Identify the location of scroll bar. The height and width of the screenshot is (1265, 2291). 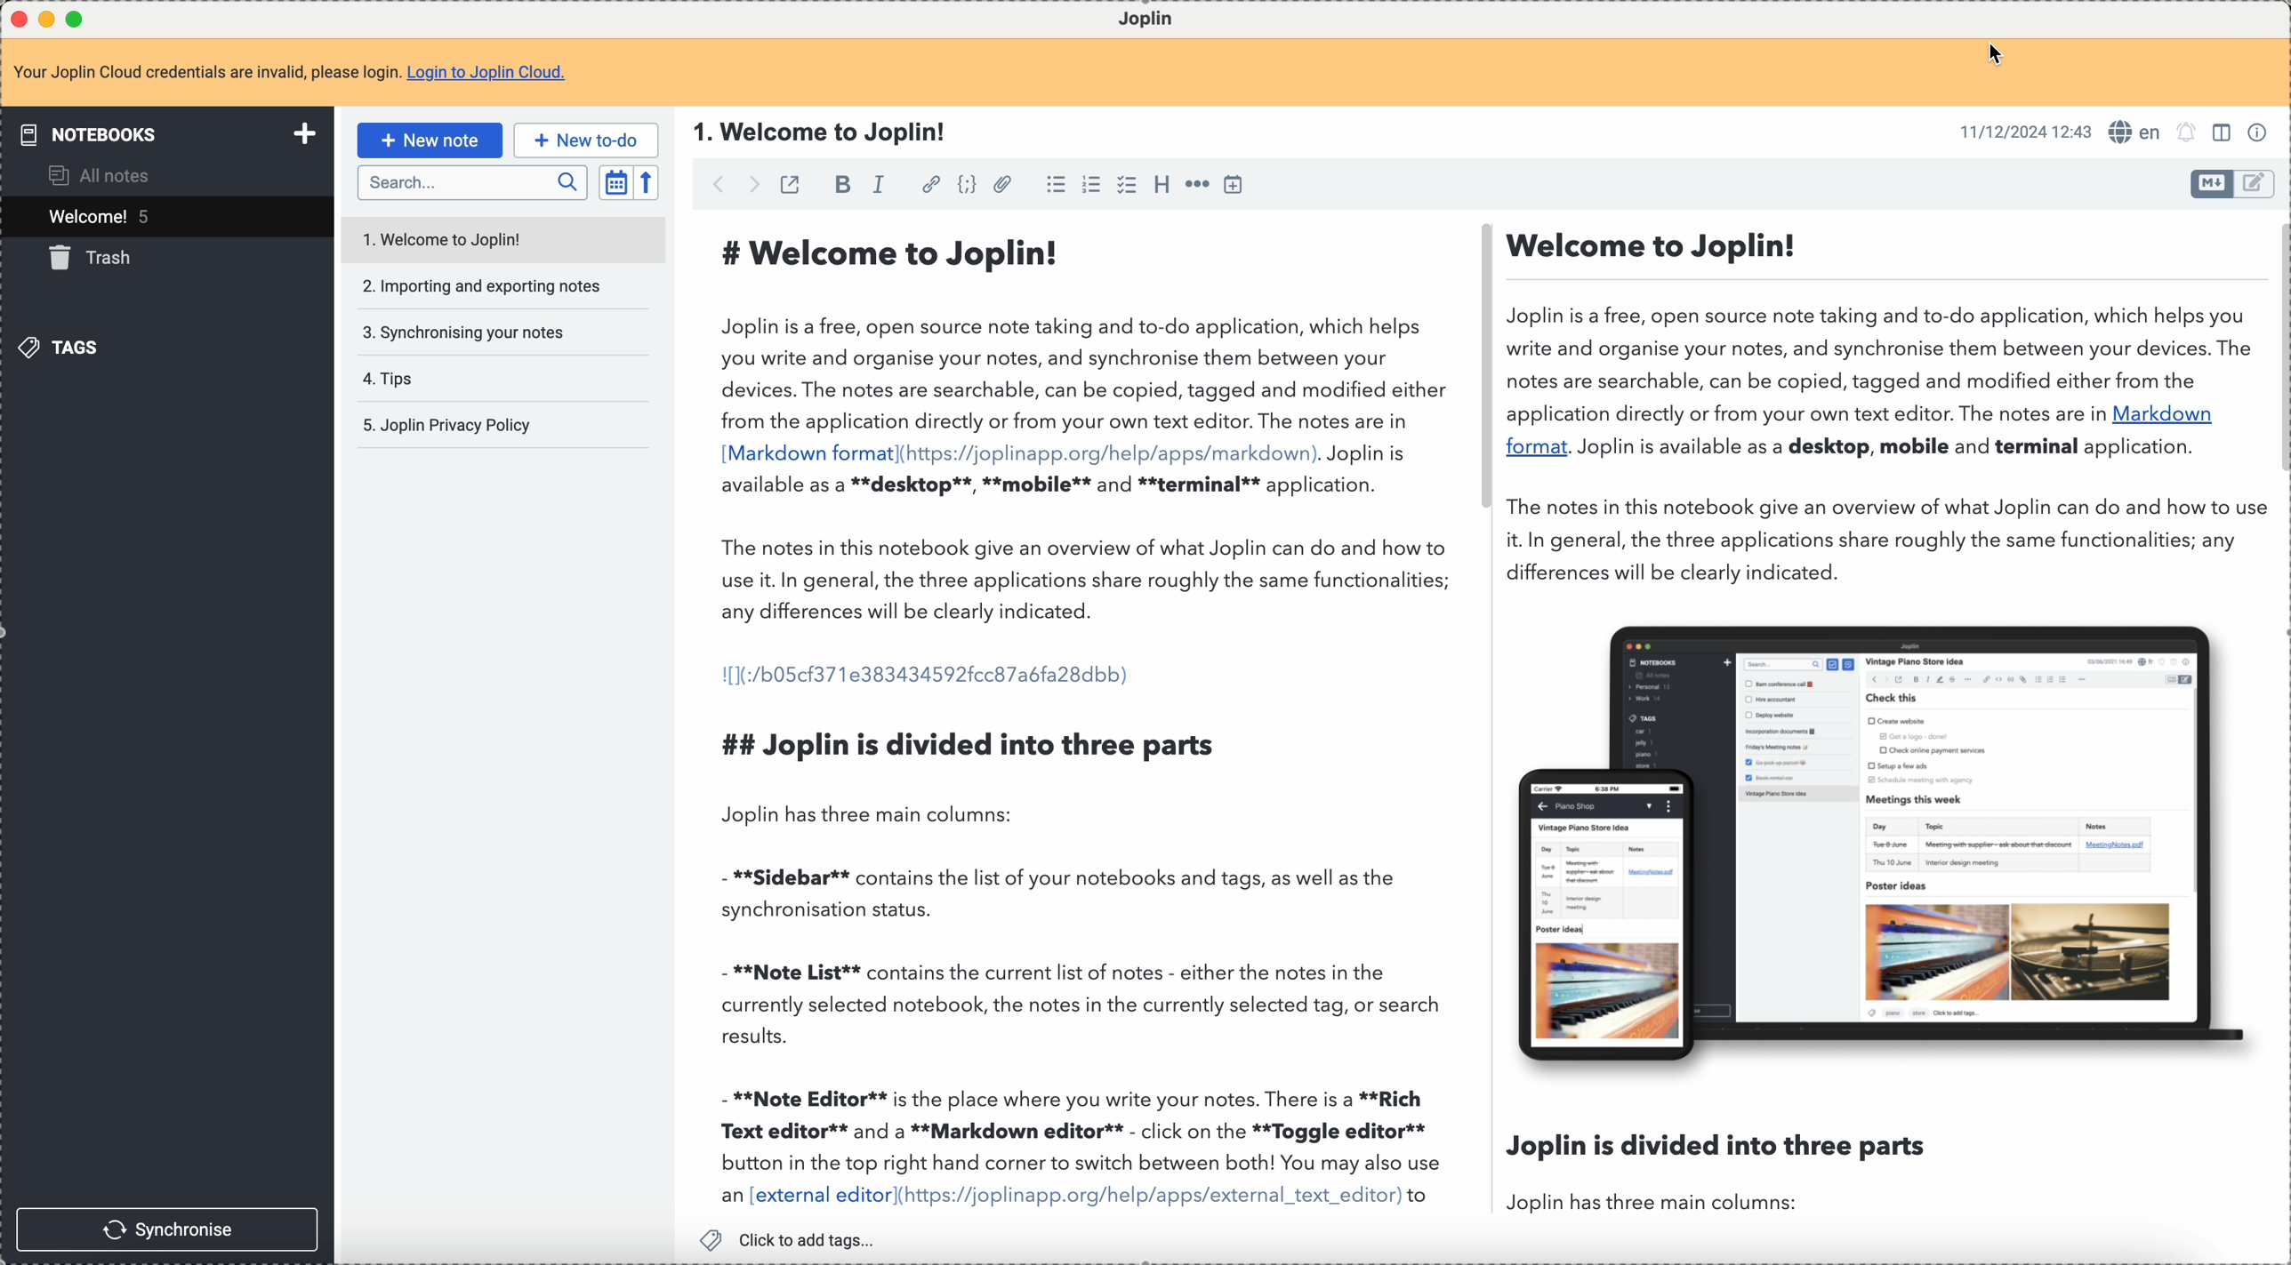
(2277, 344).